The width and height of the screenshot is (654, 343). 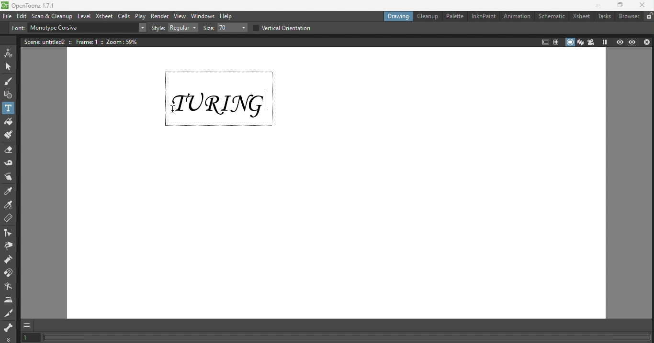 I want to click on Text box, so click(x=79, y=29).